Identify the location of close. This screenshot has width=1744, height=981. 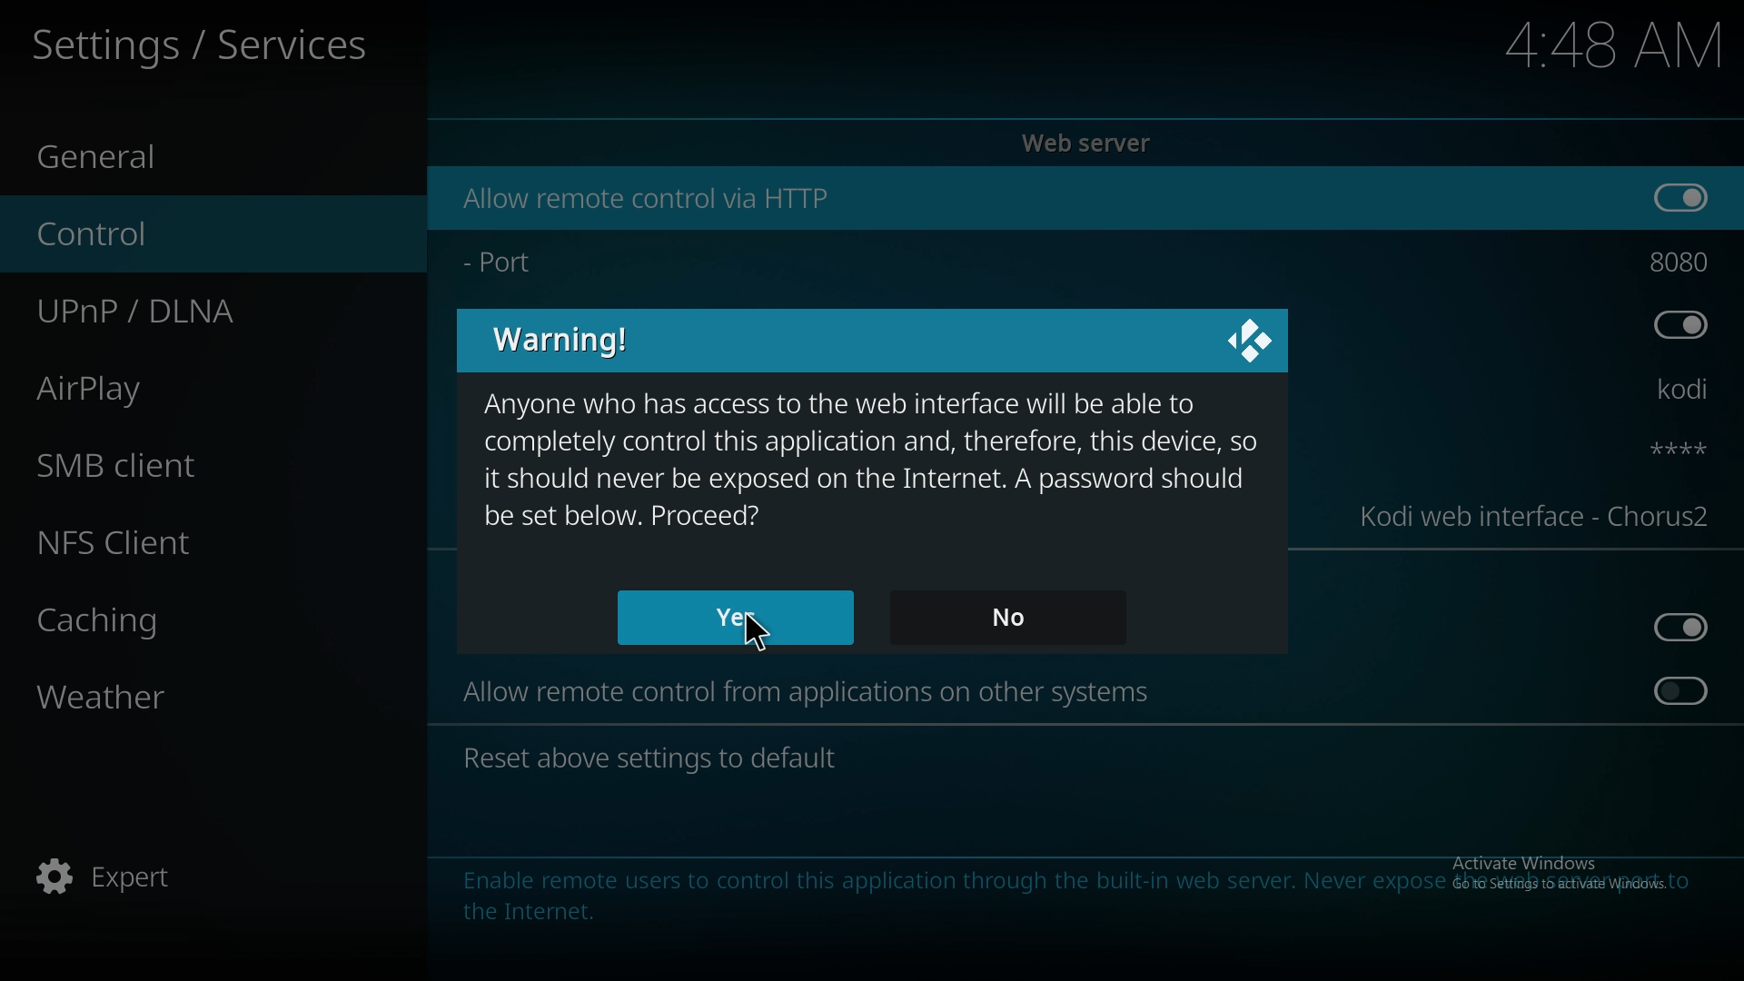
(1250, 342).